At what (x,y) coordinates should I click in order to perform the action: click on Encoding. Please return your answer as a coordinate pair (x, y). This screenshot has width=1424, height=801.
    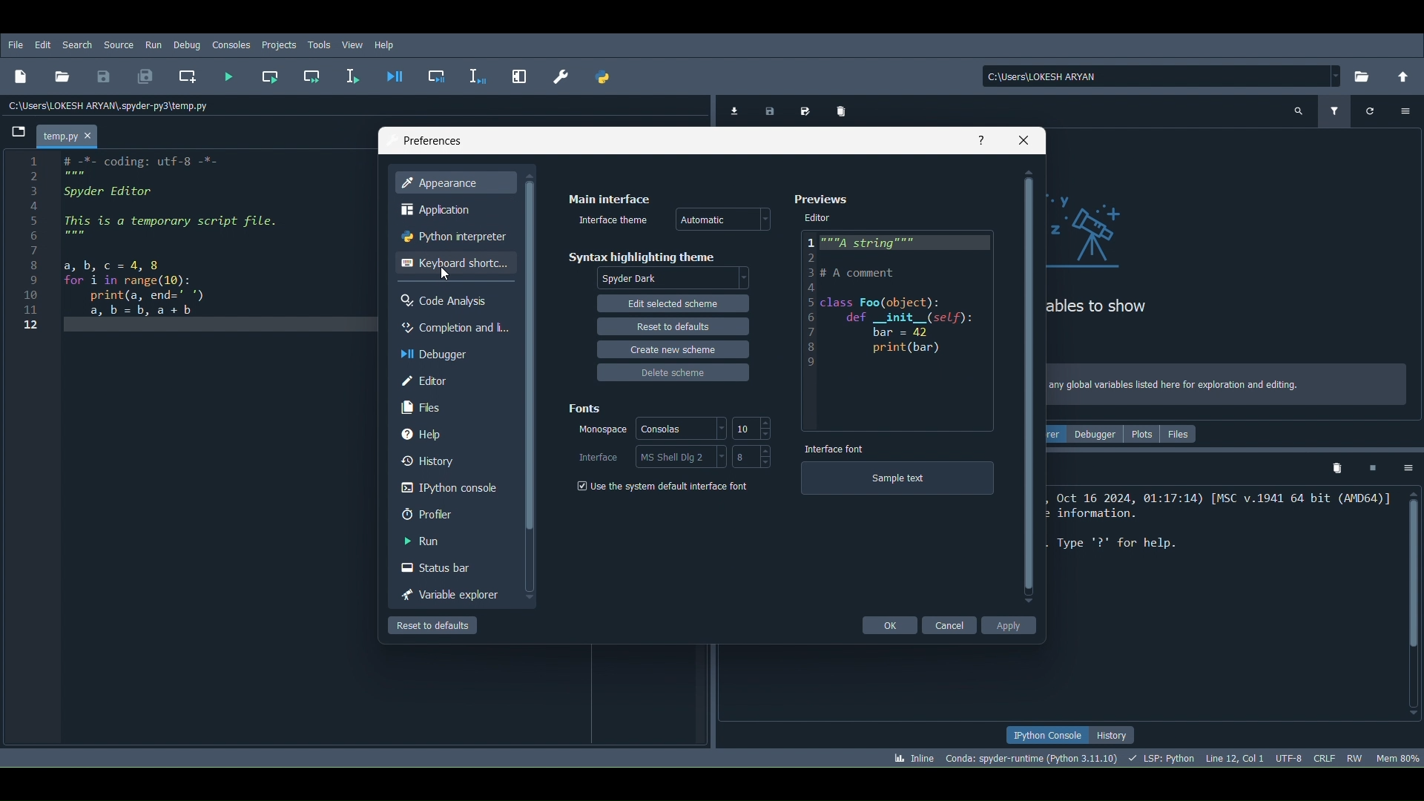
    Looking at the image, I should click on (1288, 757).